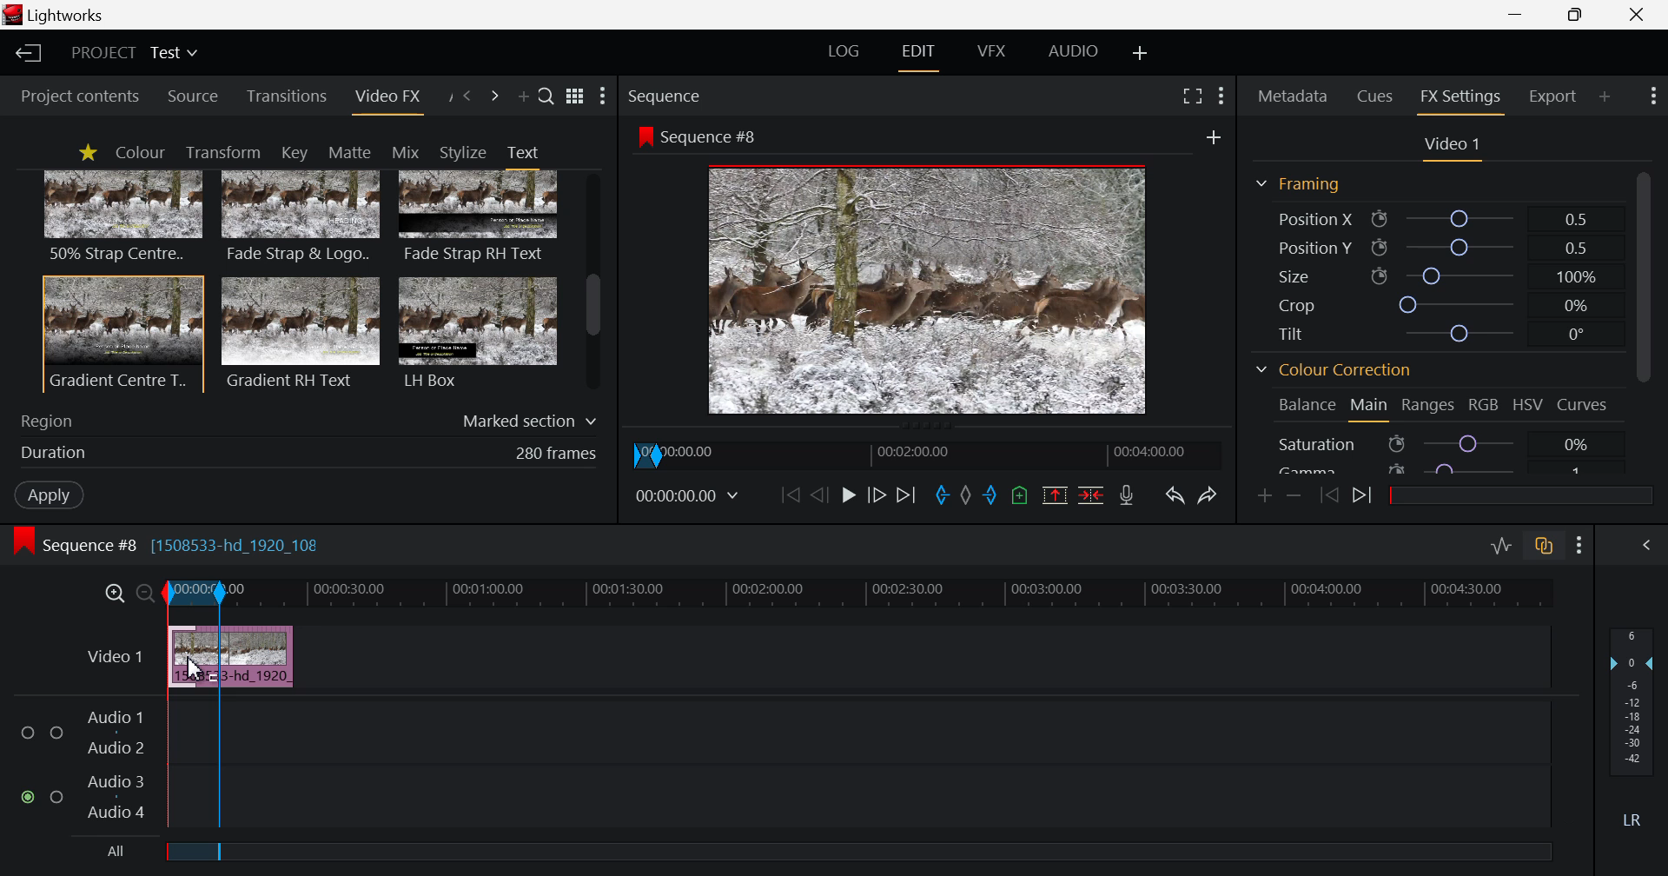 Image resolution: width=1668 pixels, height=876 pixels. Describe the element at coordinates (1370, 408) in the screenshot. I see `Main Tab Open` at that location.